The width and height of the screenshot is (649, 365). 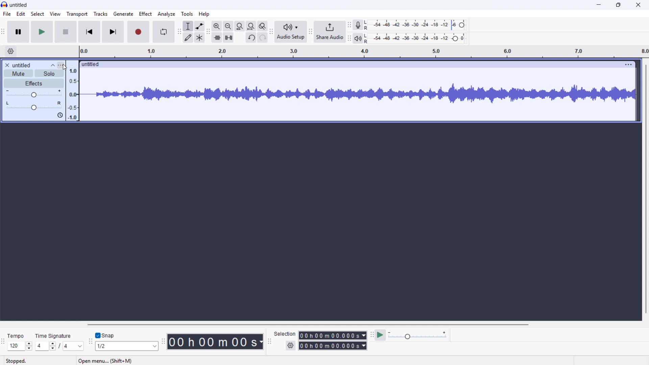 I want to click on Audio setup toolbar , so click(x=271, y=32).